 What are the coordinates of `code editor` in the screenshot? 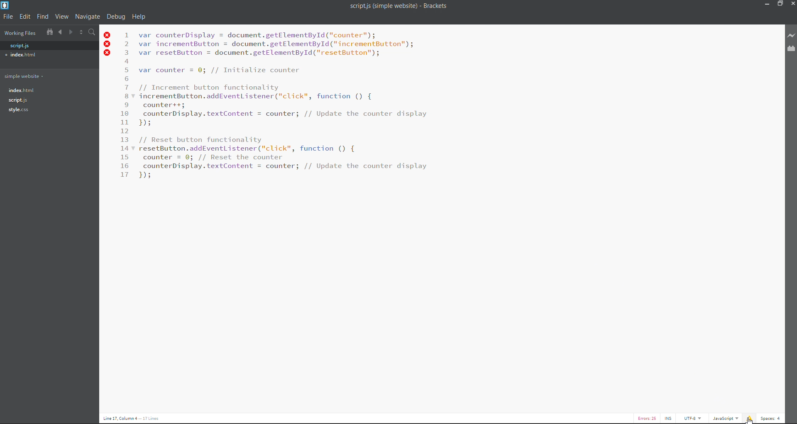 It's located at (286, 106).